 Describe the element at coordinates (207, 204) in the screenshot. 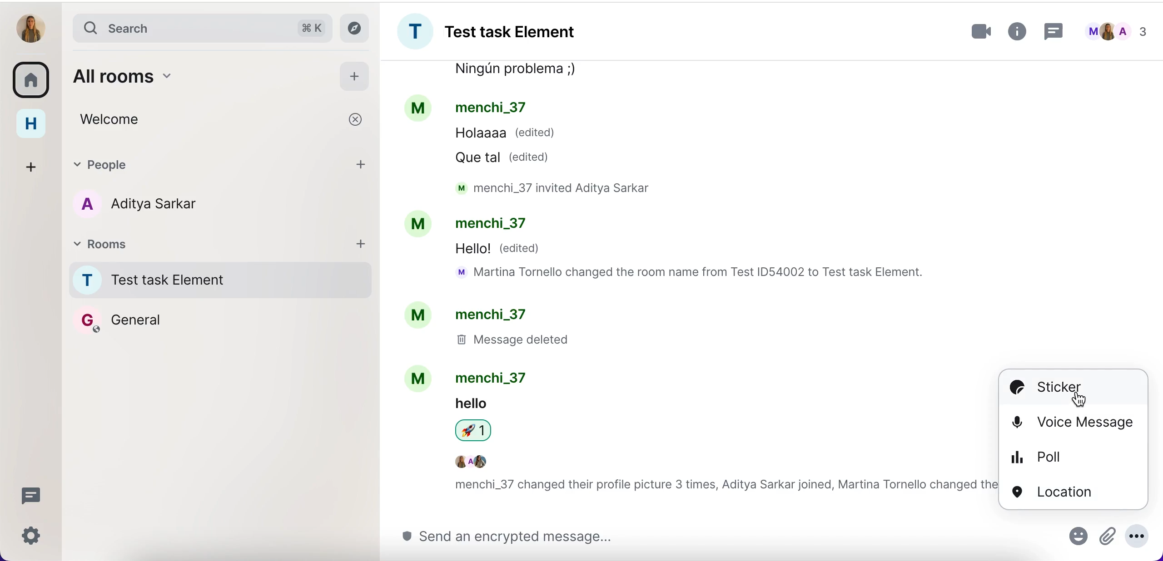

I see `chat member` at that location.